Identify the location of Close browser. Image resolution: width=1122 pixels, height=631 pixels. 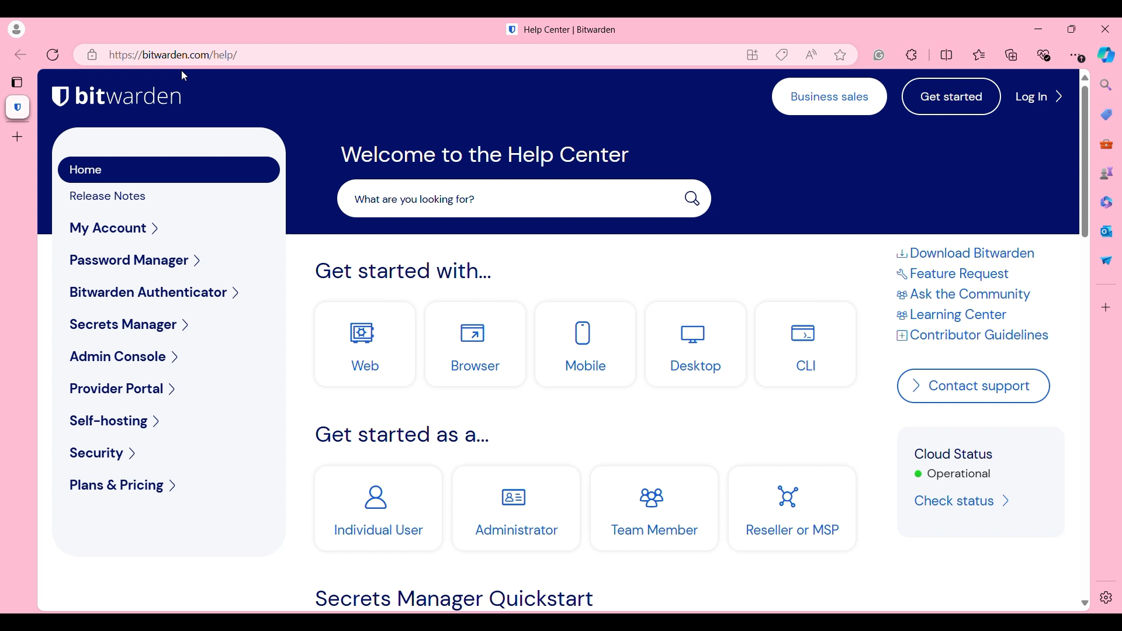
(1106, 29).